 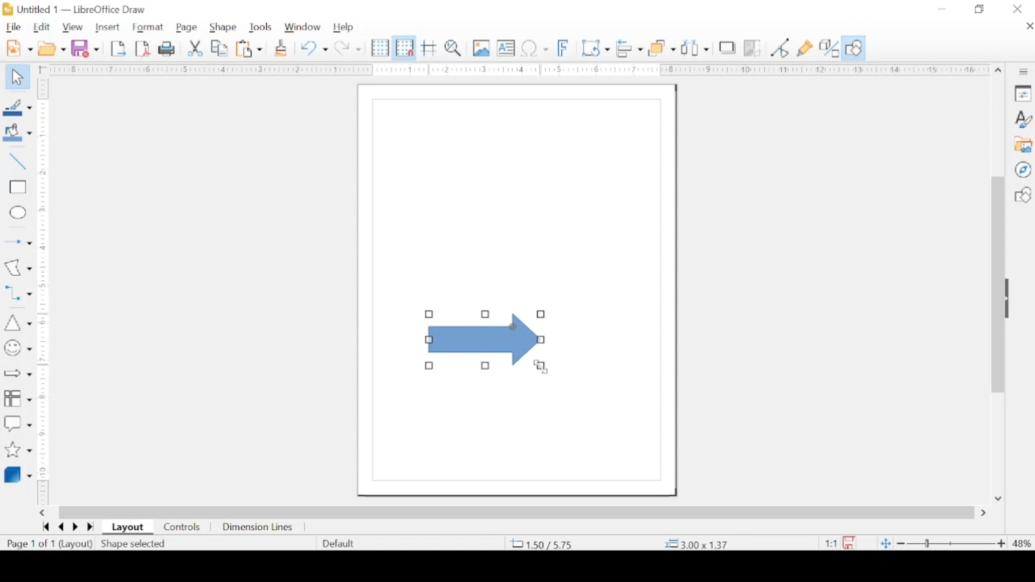 What do you see at coordinates (339, 543) in the screenshot?
I see `default` at bounding box center [339, 543].